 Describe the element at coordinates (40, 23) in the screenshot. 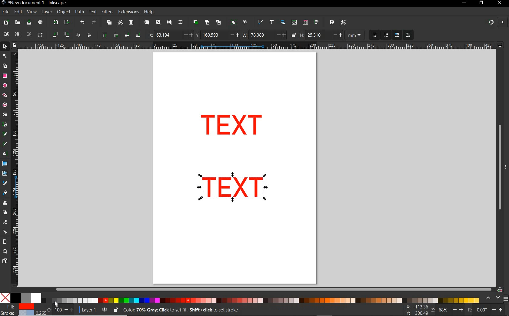

I see `print` at that location.